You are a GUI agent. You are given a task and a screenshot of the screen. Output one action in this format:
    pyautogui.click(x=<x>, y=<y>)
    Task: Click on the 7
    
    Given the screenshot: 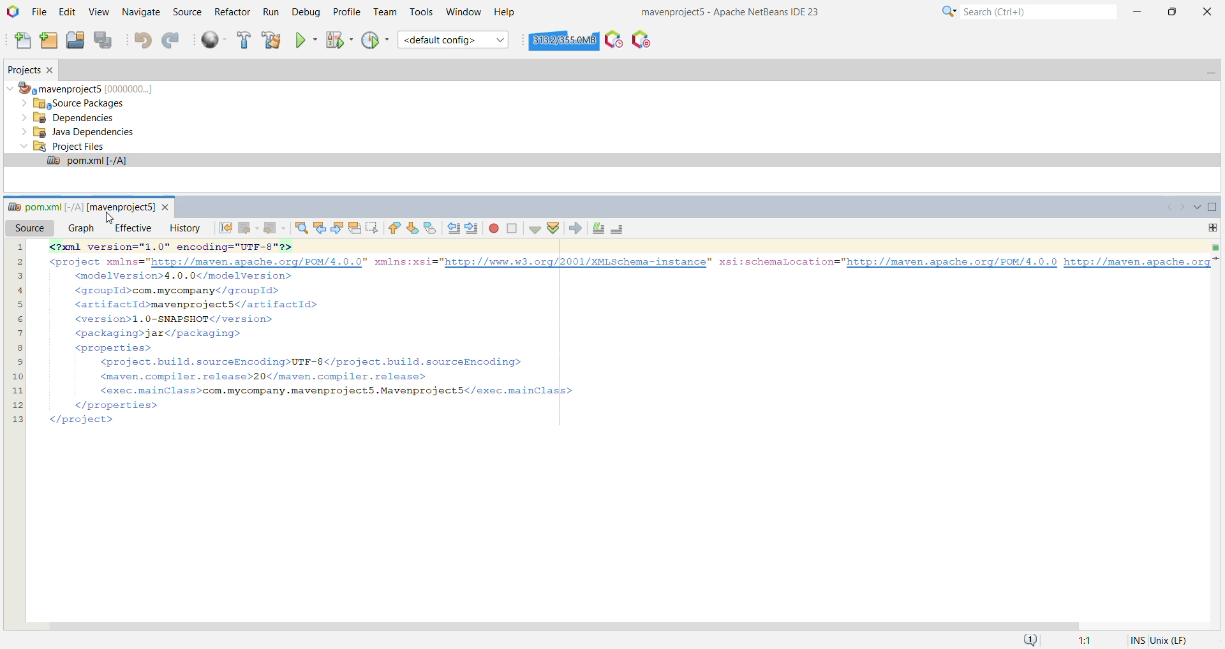 What is the action you would take?
    pyautogui.click(x=19, y=332)
    